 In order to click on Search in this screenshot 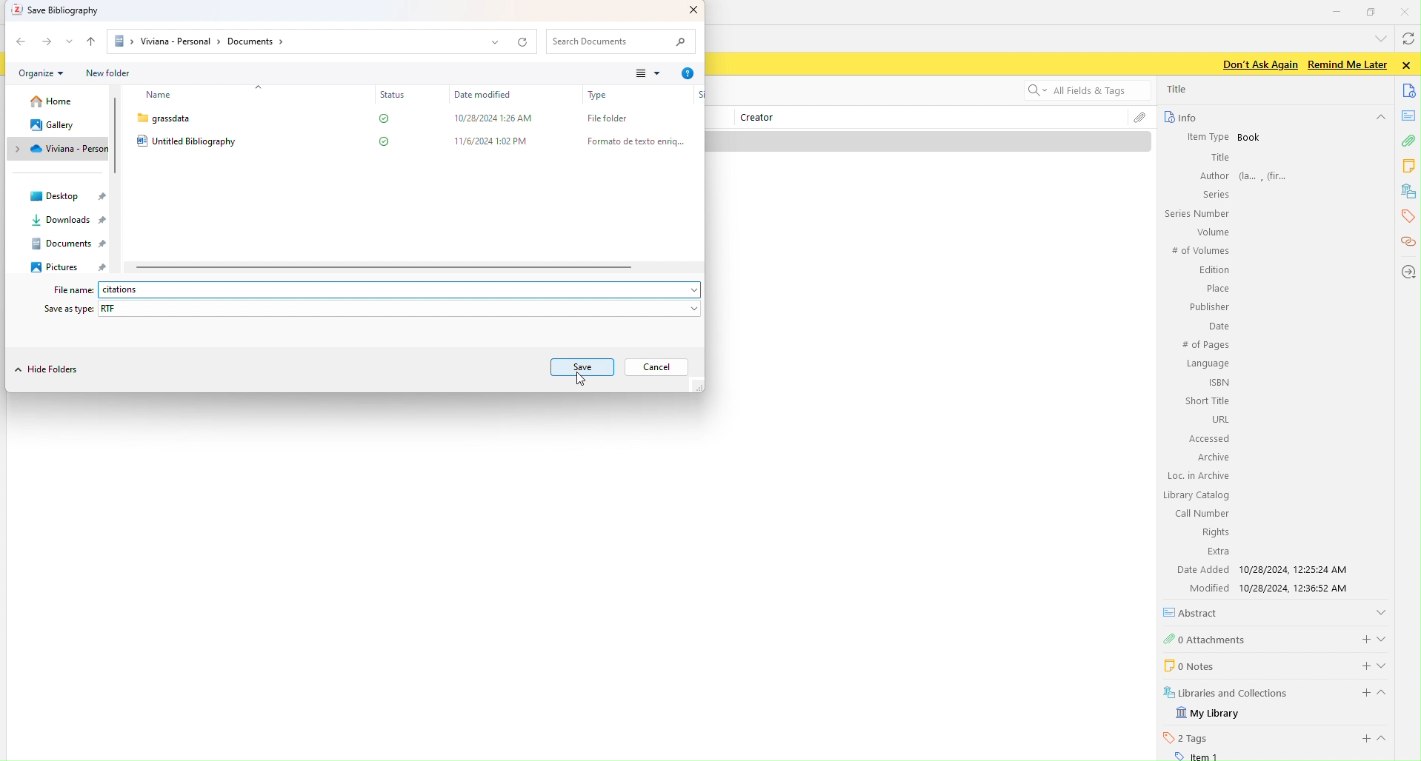, I will do `click(622, 42)`.